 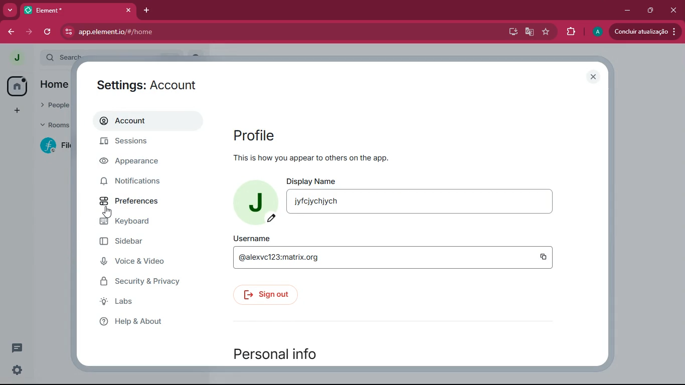 I want to click on keyboard, so click(x=142, y=222).